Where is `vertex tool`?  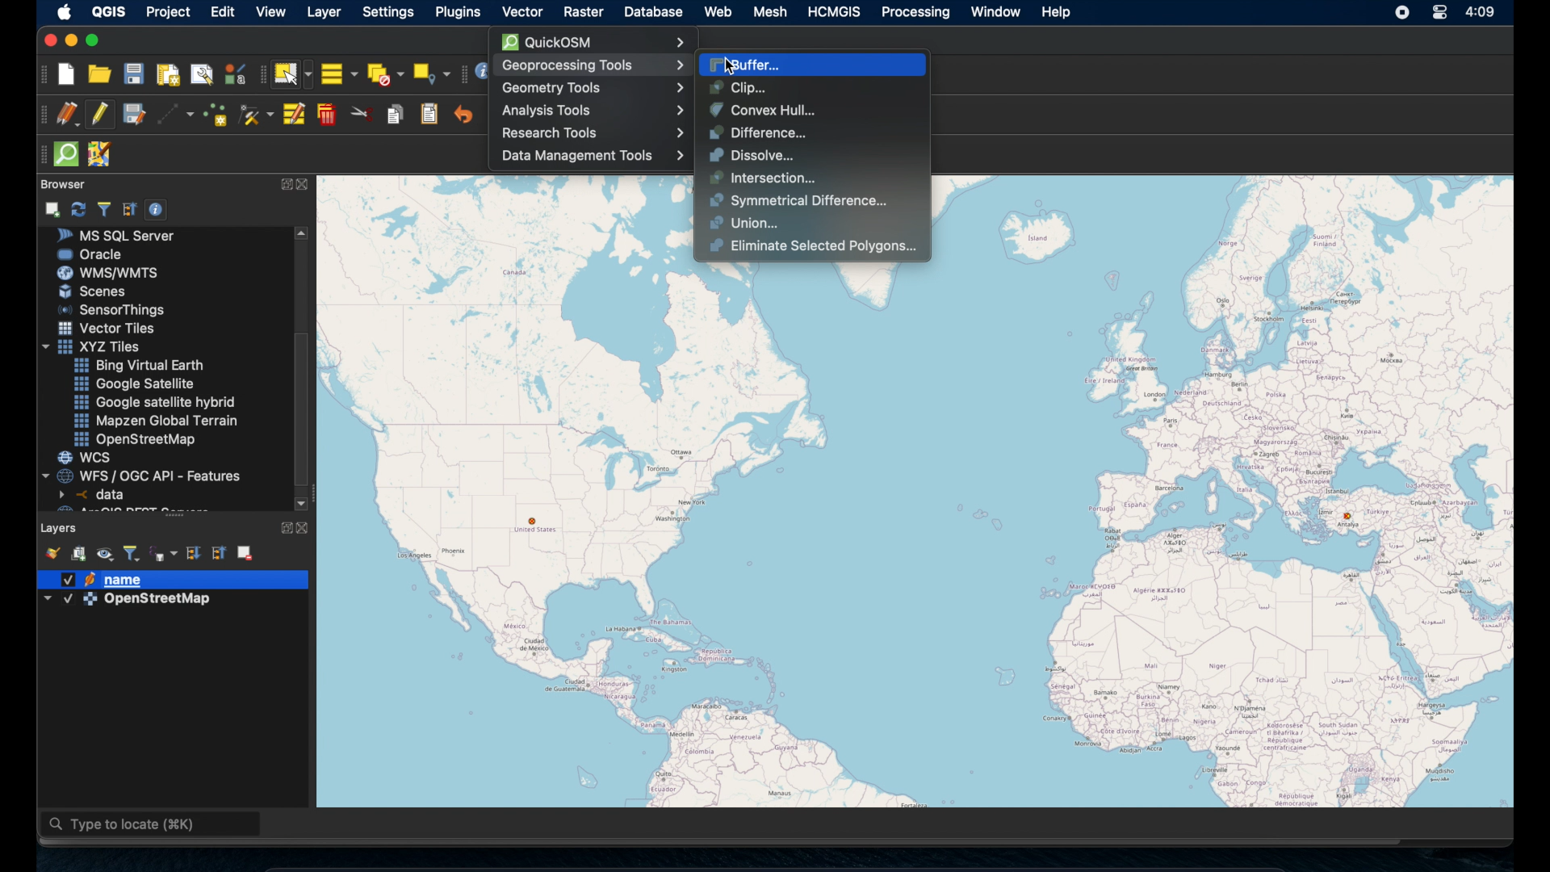 vertex tool is located at coordinates (256, 111).